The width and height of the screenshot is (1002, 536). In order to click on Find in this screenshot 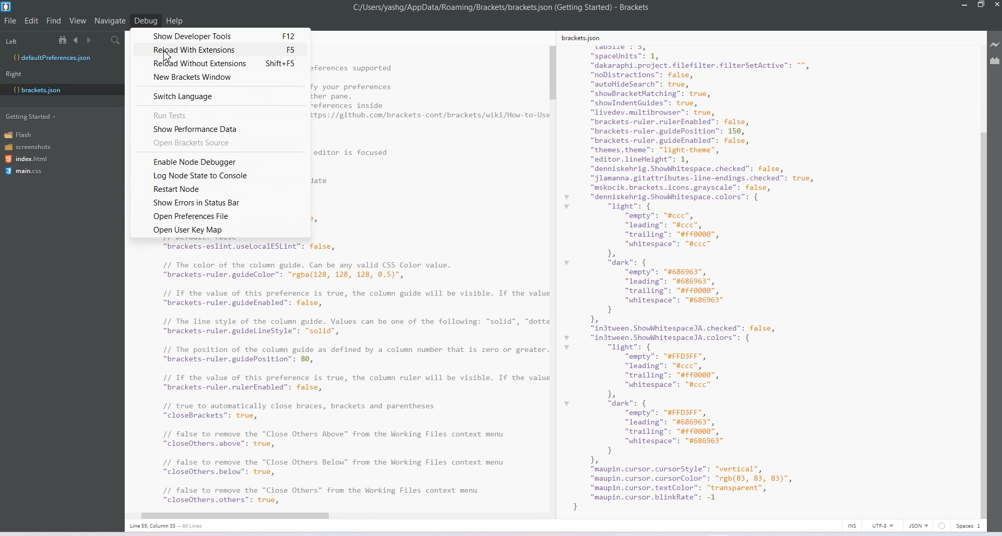, I will do `click(54, 20)`.